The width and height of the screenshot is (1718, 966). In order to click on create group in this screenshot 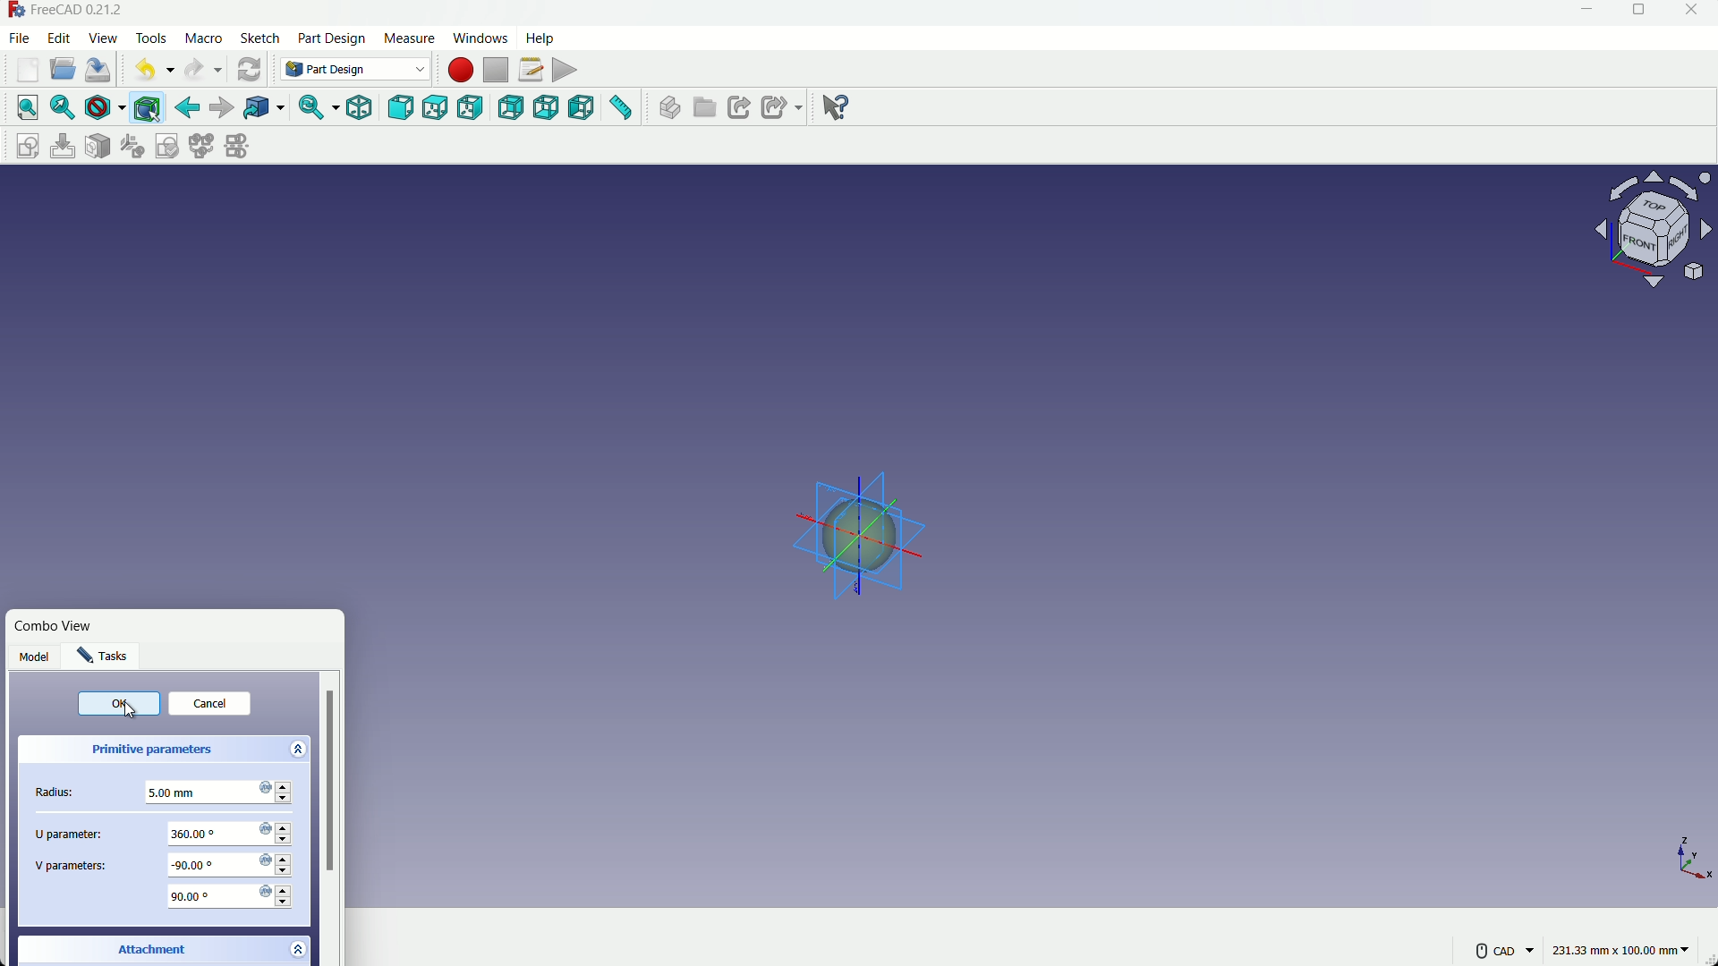, I will do `click(703, 109)`.